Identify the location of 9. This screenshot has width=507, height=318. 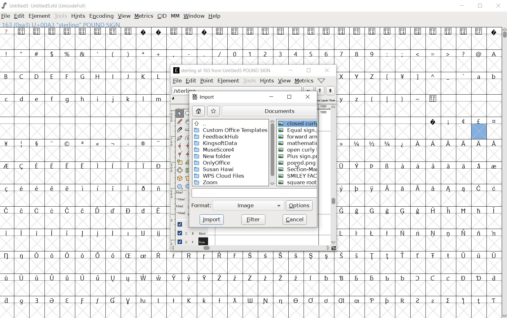
(371, 54).